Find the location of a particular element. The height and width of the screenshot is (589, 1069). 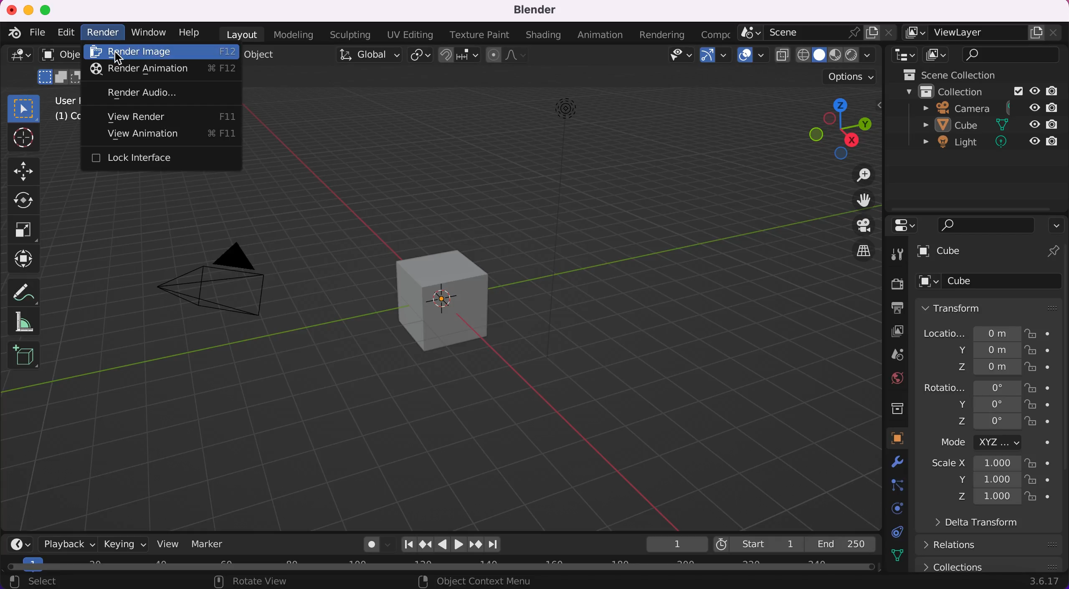

object is located at coordinates (888, 438).